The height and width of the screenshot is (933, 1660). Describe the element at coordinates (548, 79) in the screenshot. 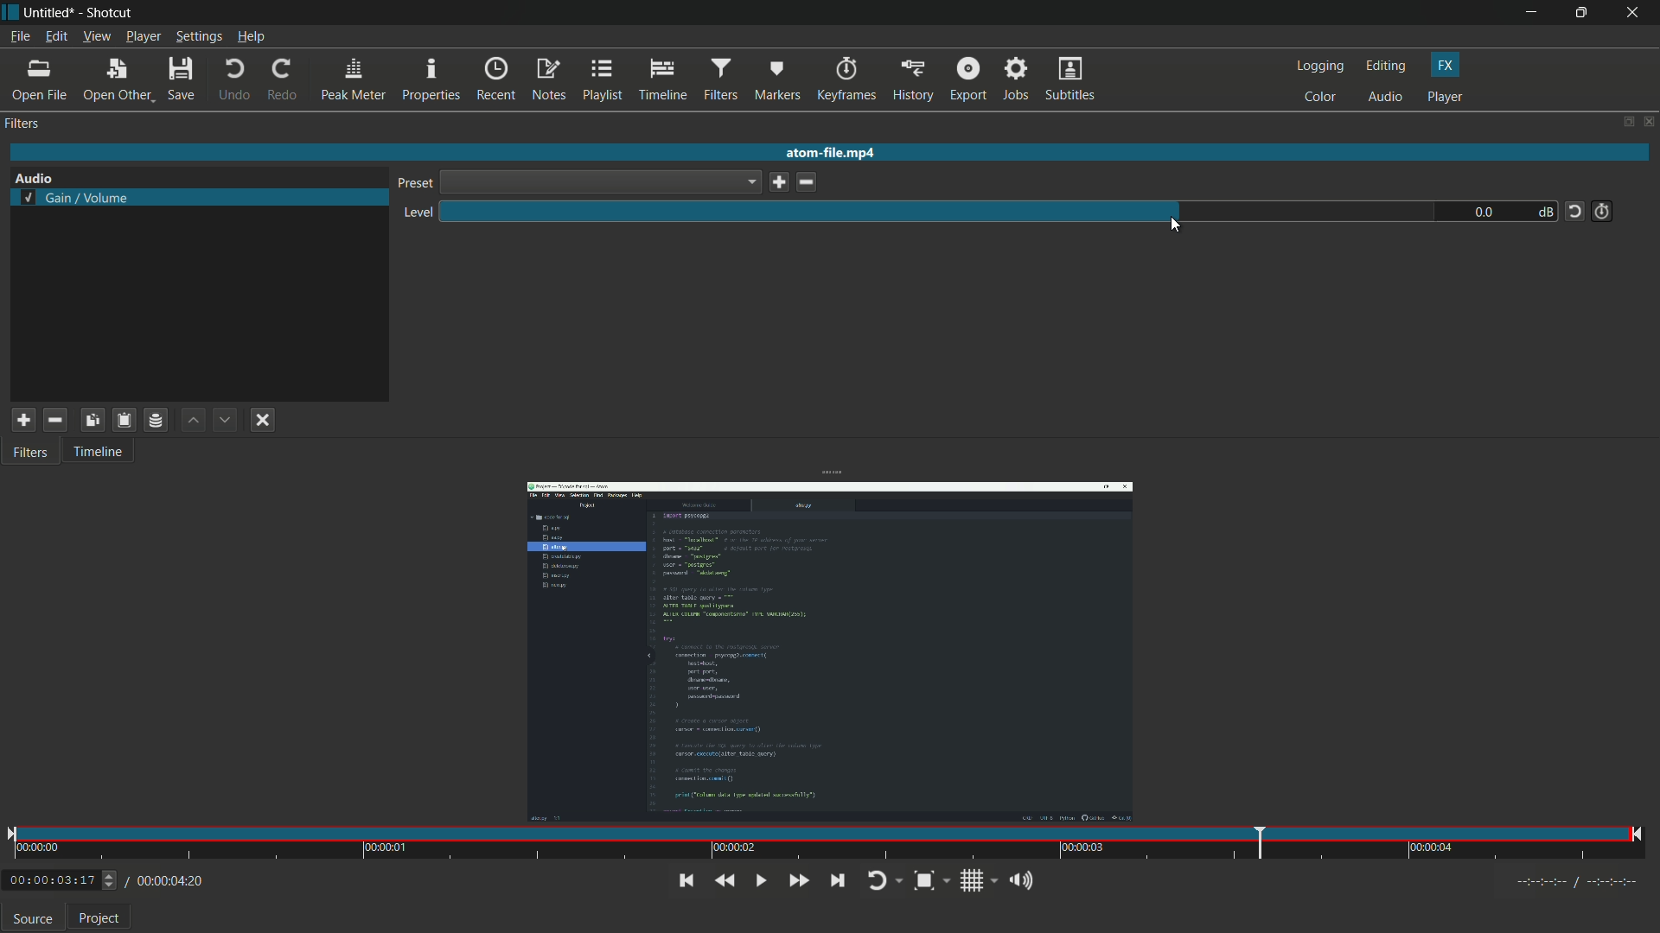

I see `notes` at that location.